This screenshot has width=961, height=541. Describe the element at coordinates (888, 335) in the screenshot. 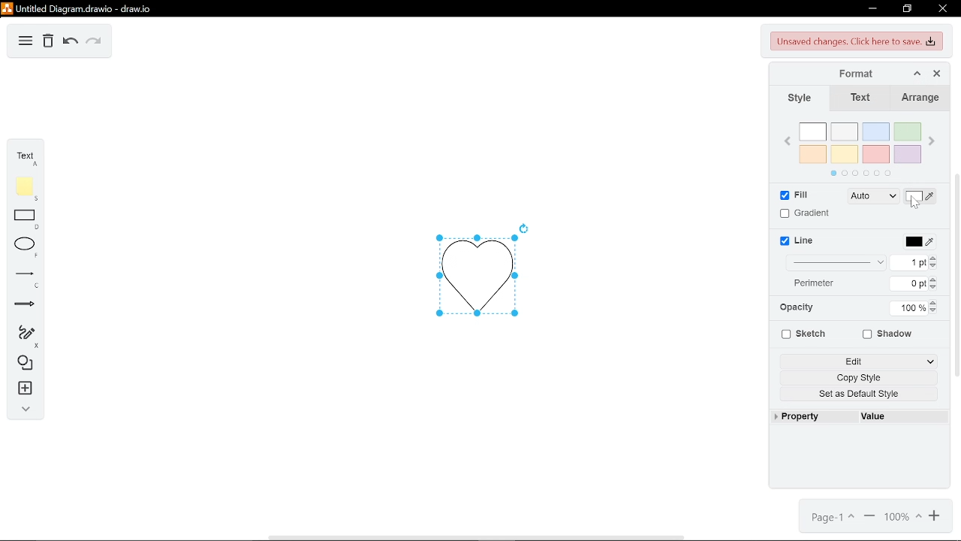

I see `shadow` at that location.